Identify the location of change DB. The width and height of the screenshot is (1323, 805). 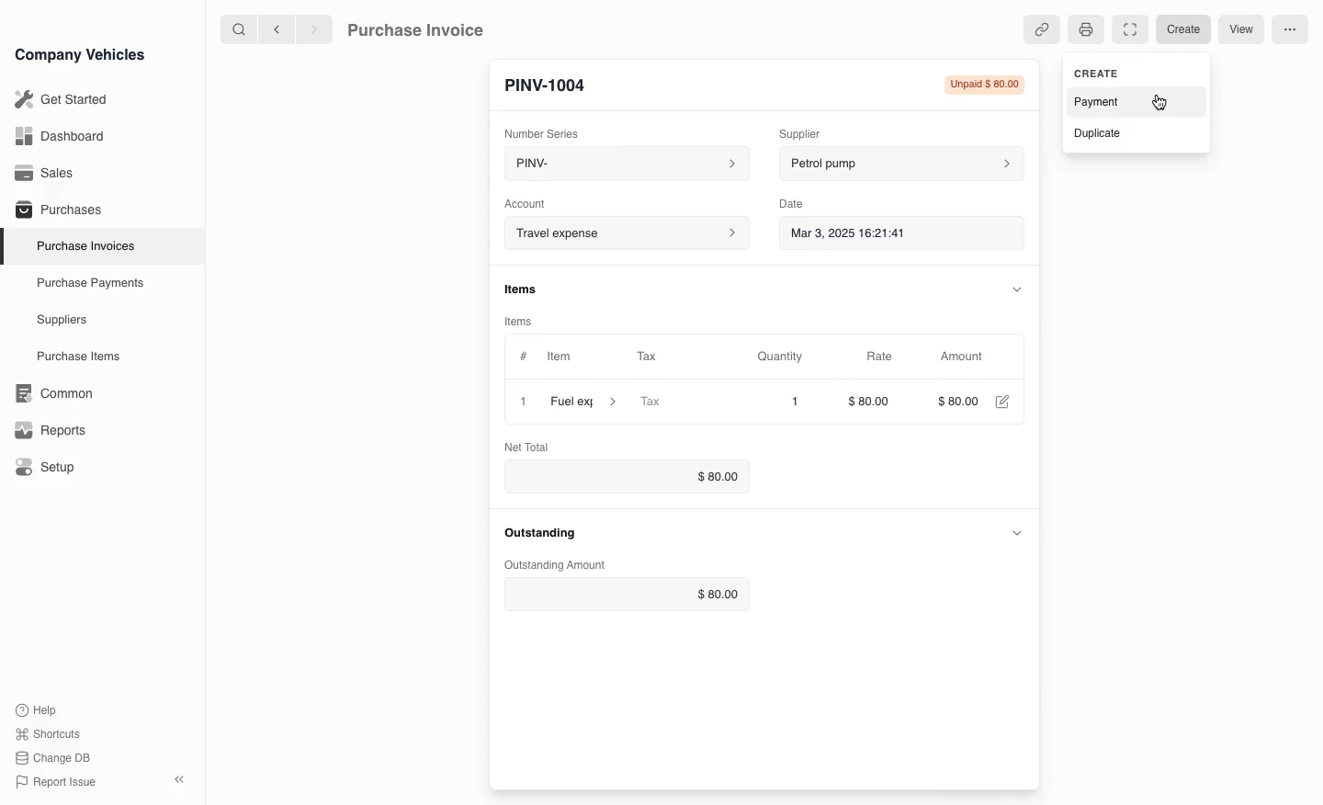
(55, 758).